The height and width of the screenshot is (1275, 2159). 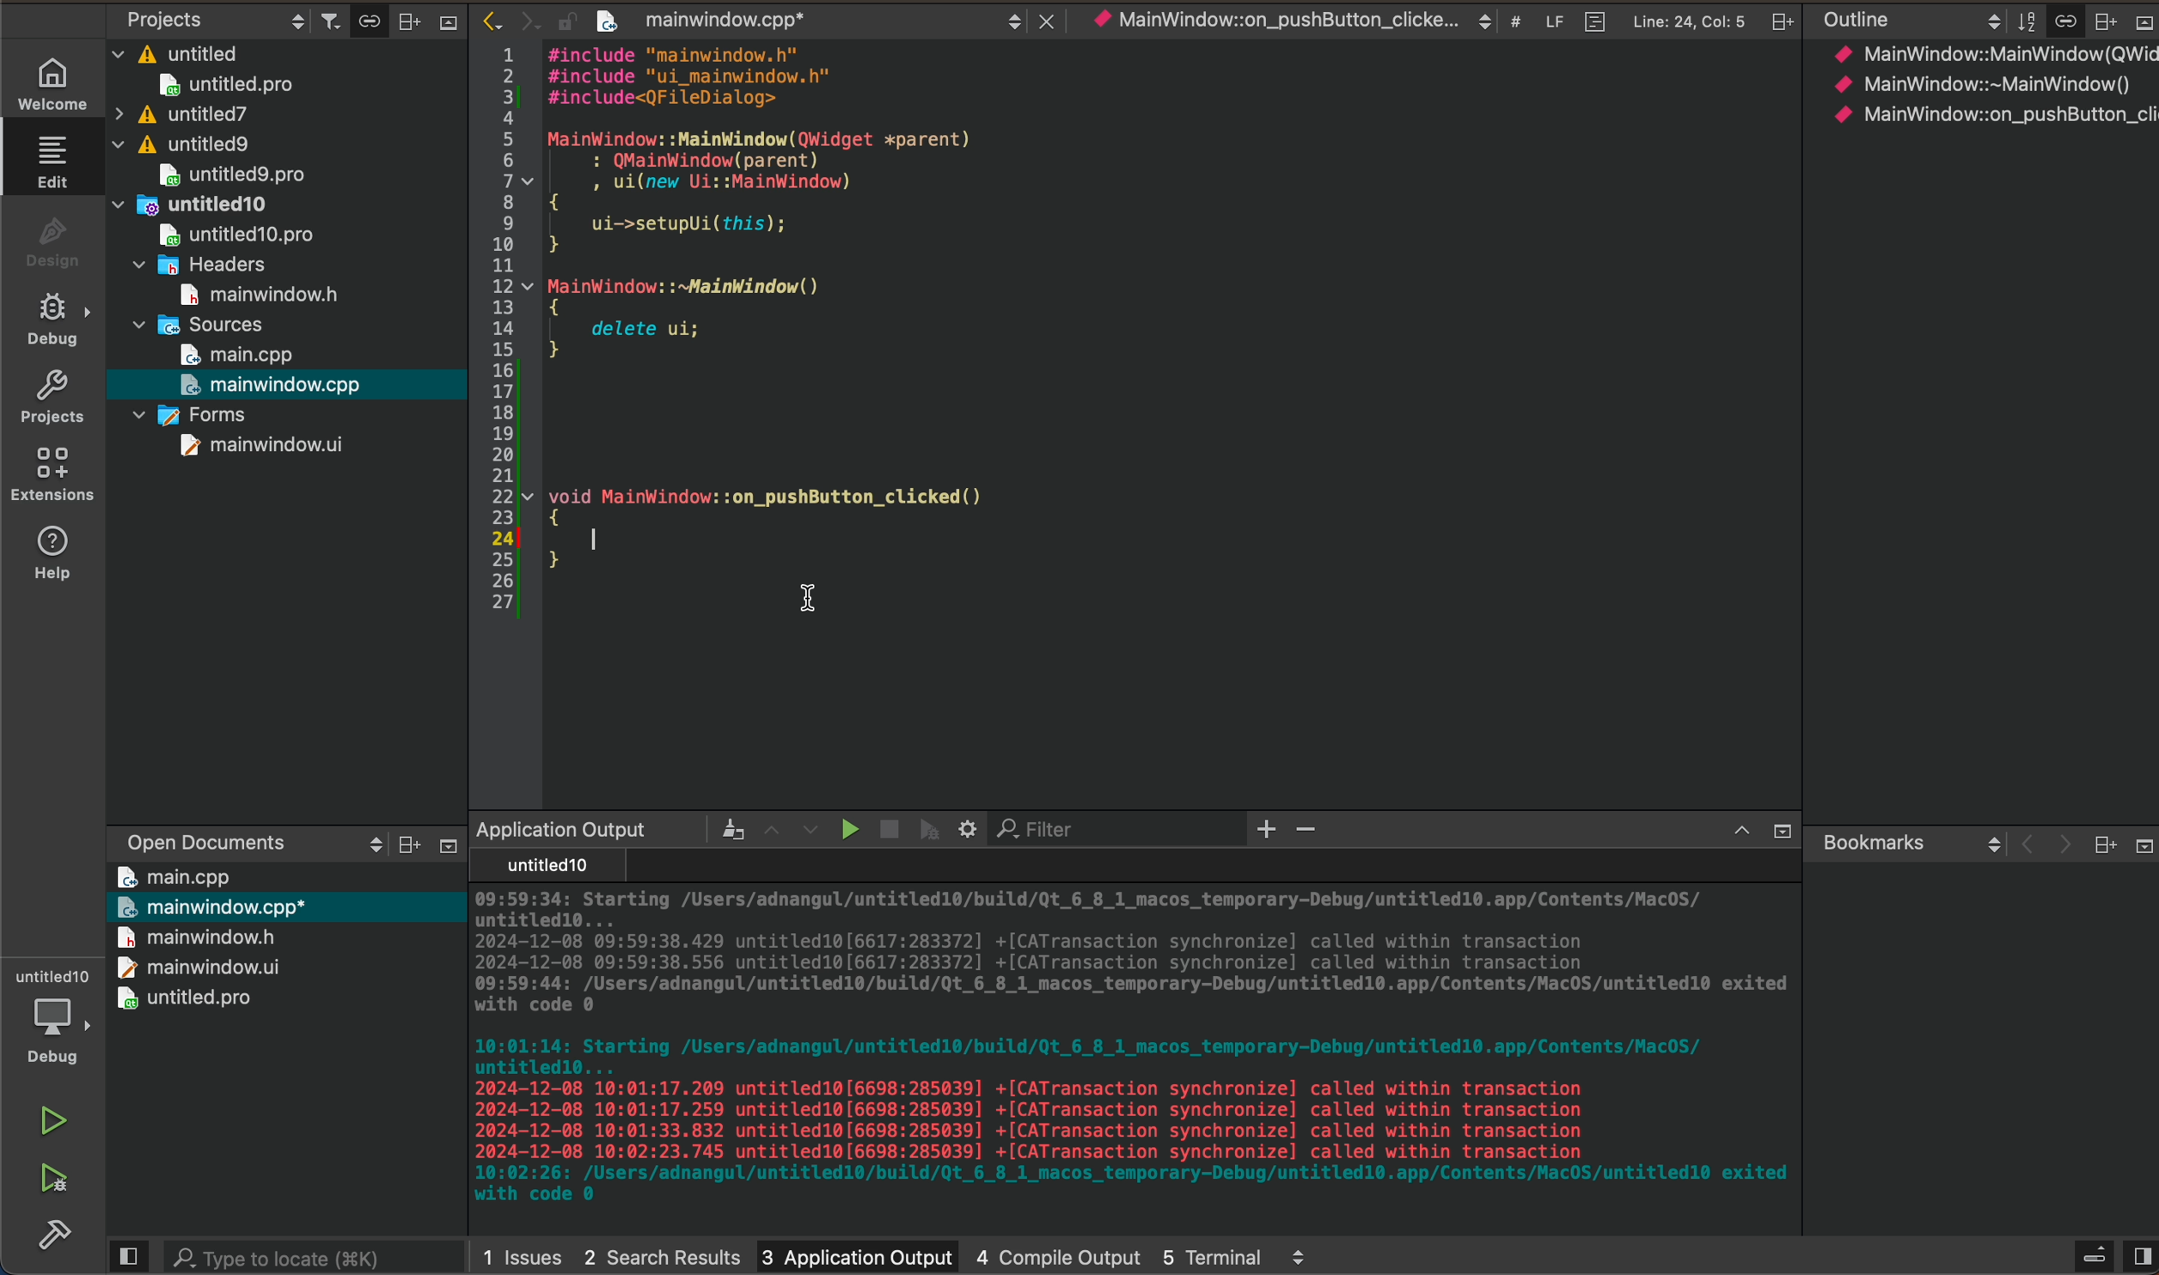 What do you see at coordinates (810, 830) in the screenshot?
I see `down` at bounding box center [810, 830].